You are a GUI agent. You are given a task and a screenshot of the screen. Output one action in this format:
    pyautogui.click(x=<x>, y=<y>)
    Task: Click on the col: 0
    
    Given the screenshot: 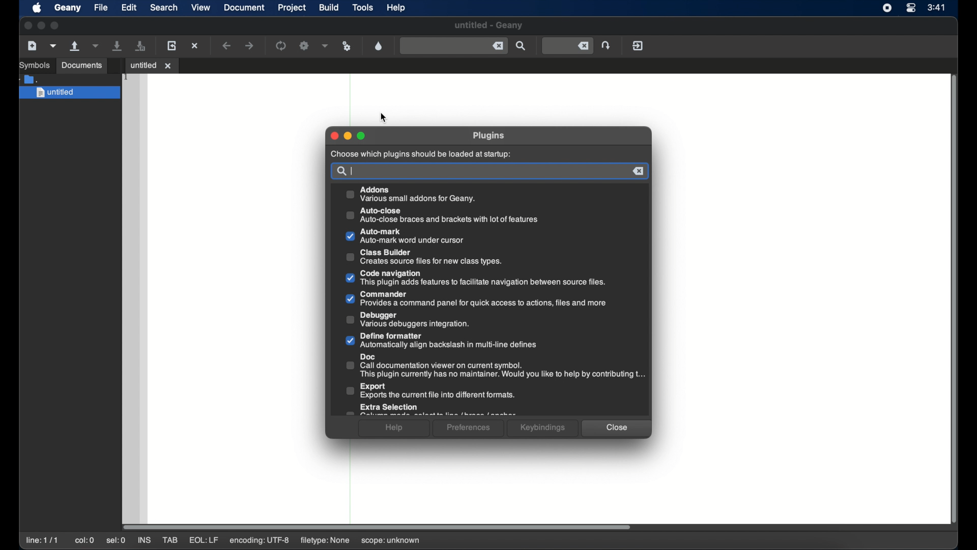 What is the action you would take?
    pyautogui.click(x=84, y=540)
    